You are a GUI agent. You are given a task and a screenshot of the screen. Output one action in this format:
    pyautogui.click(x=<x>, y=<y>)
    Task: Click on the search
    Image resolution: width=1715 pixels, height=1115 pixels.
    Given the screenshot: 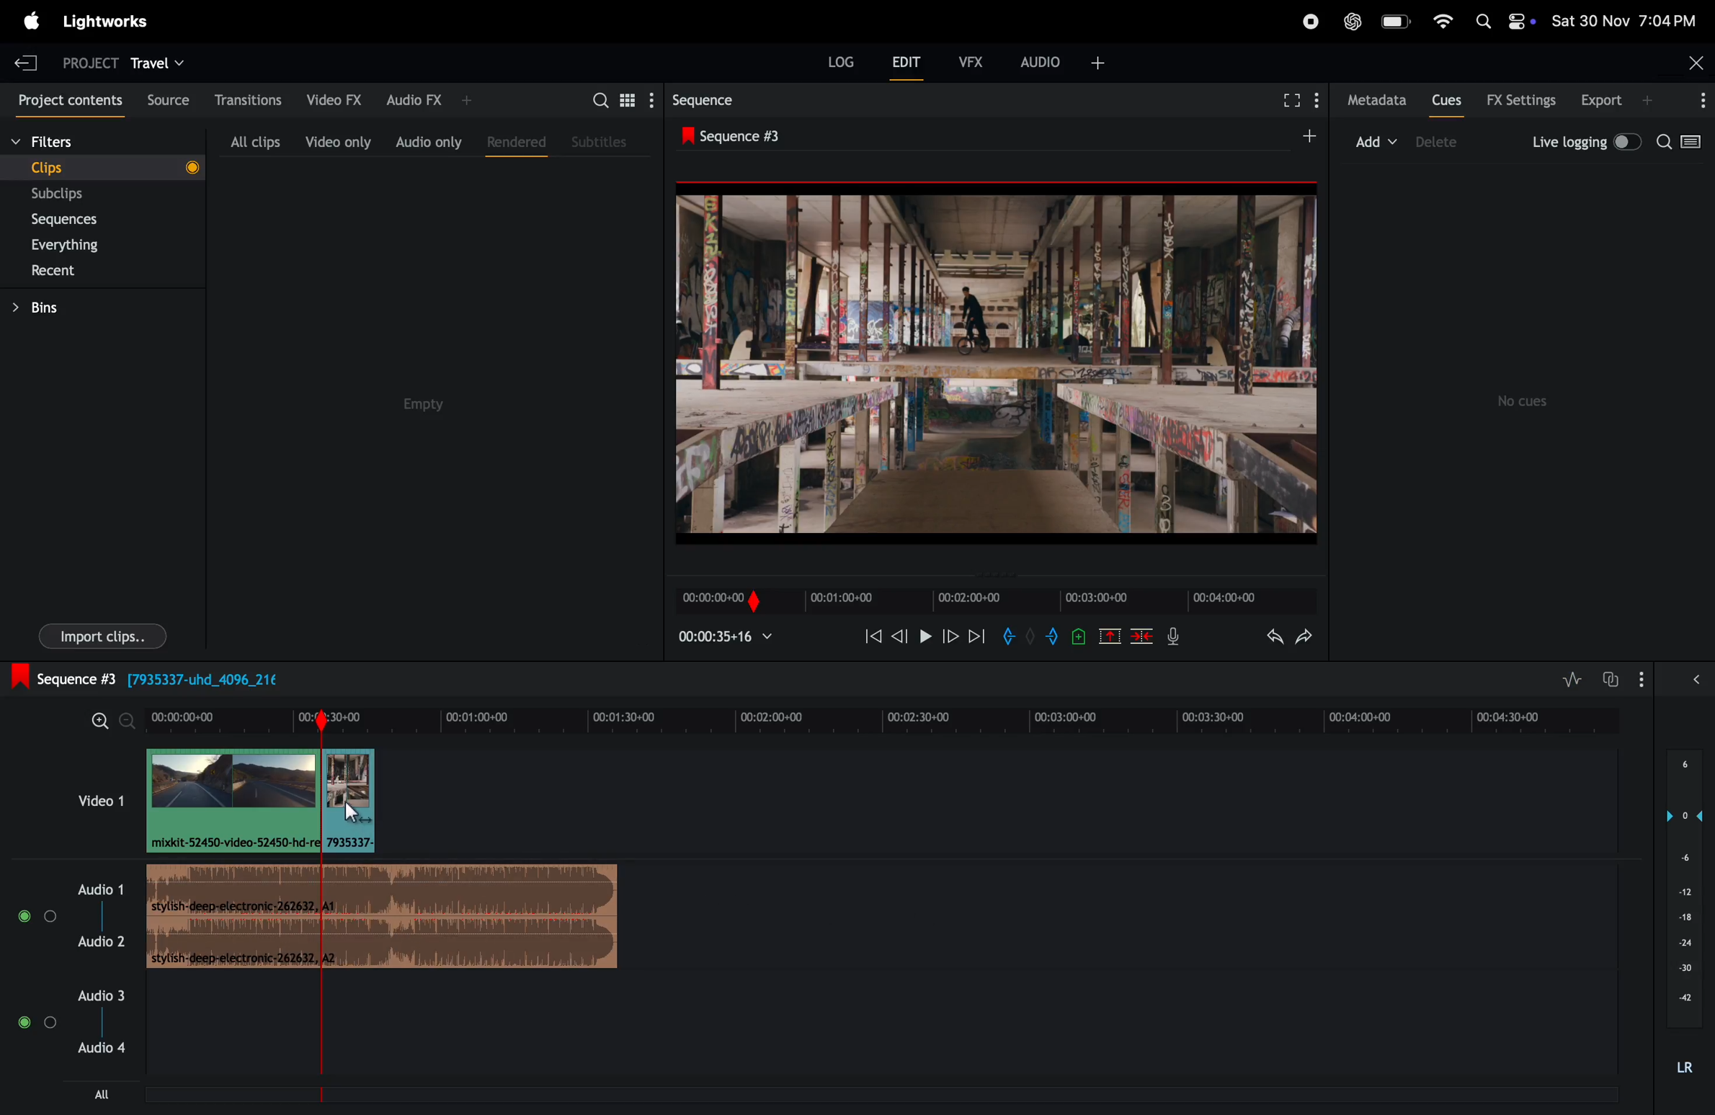 What is the action you would take?
    pyautogui.click(x=1684, y=145)
    